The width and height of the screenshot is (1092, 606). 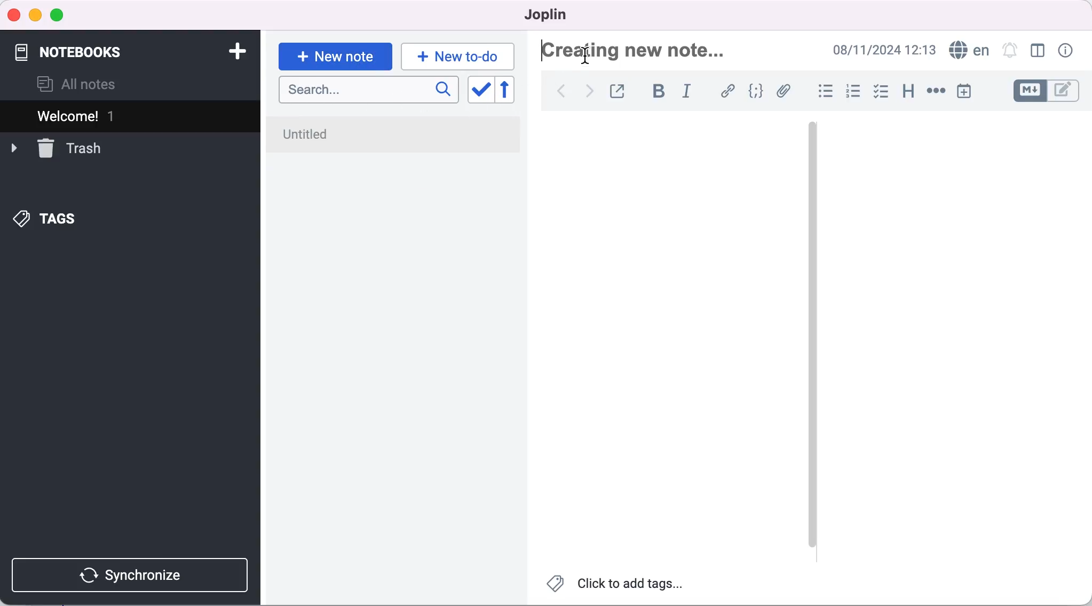 What do you see at coordinates (881, 50) in the screenshot?
I see `08/11/2024 12:13` at bounding box center [881, 50].